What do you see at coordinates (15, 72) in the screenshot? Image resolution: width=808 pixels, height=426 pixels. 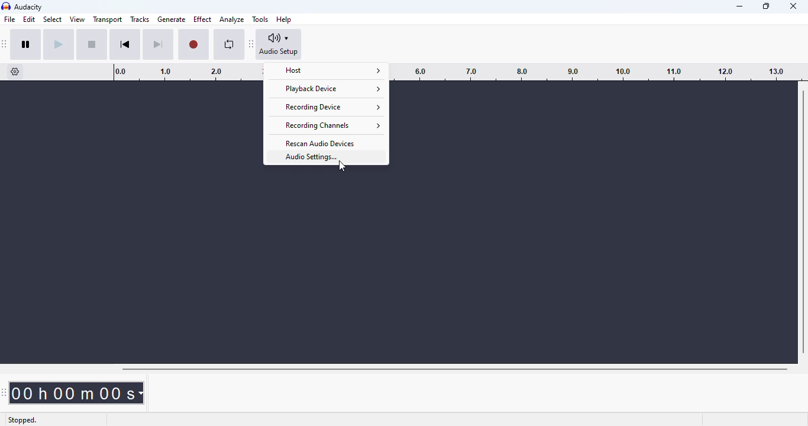 I see `timeline options` at bounding box center [15, 72].